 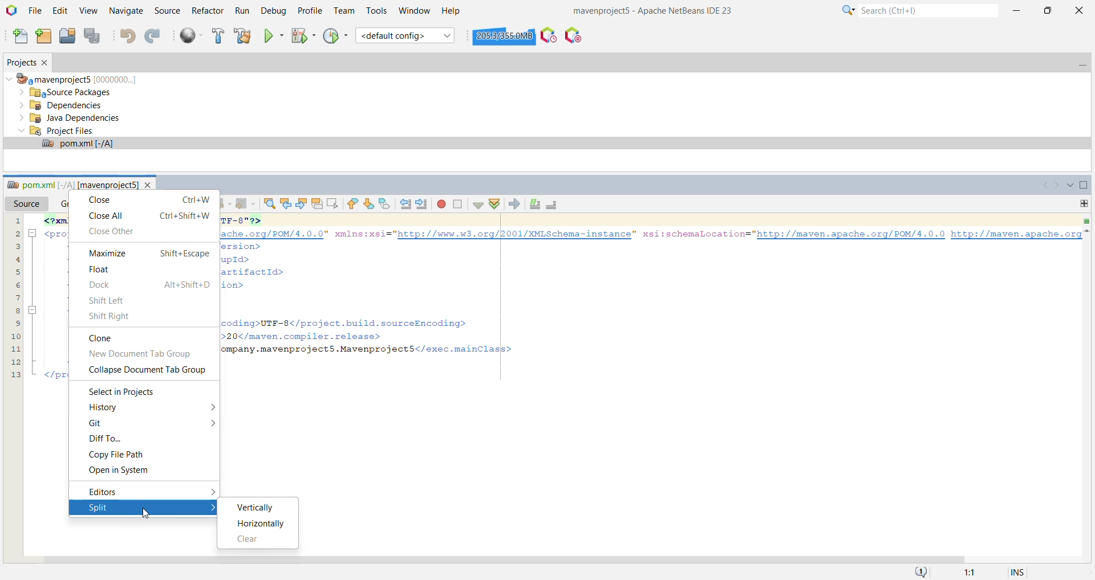 What do you see at coordinates (98, 424) in the screenshot?
I see `Git` at bounding box center [98, 424].